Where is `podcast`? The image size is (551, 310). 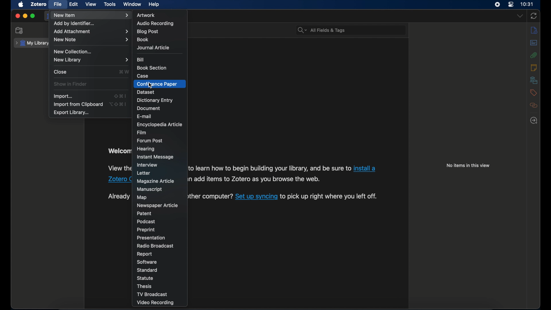 podcast is located at coordinates (145, 222).